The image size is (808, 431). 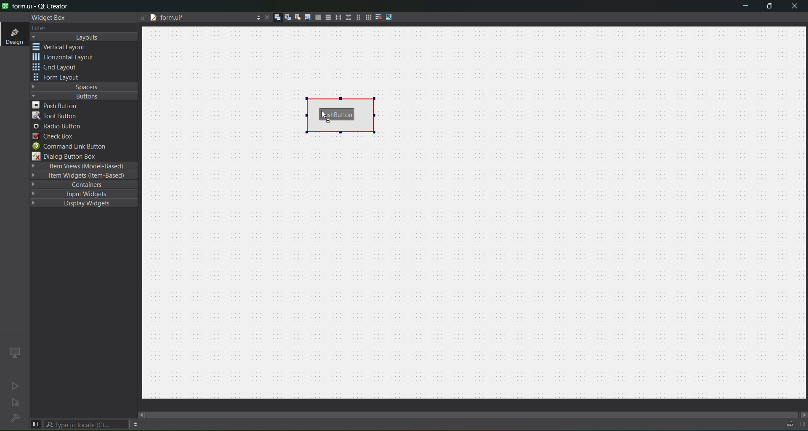 What do you see at coordinates (47, 17) in the screenshot?
I see `widget box` at bounding box center [47, 17].